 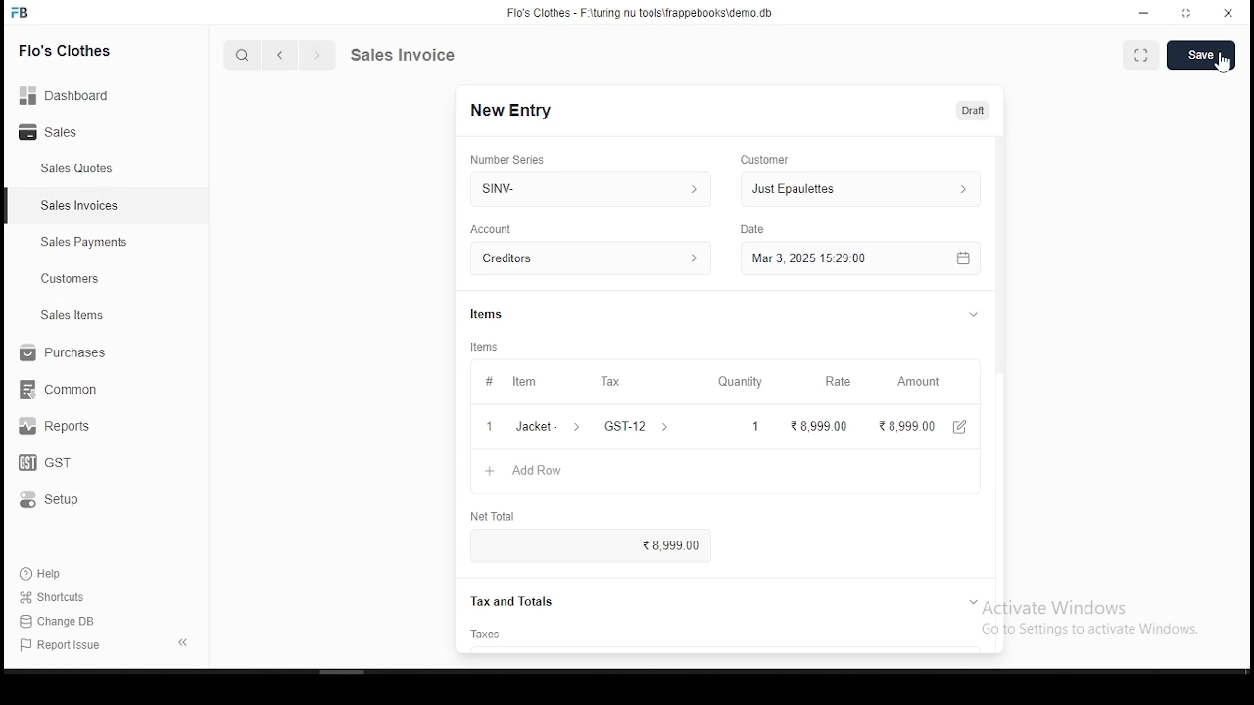 What do you see at coordinates (1187, 13) in the screenshot?
I see `maximize` at bounding box center [1187, 13].